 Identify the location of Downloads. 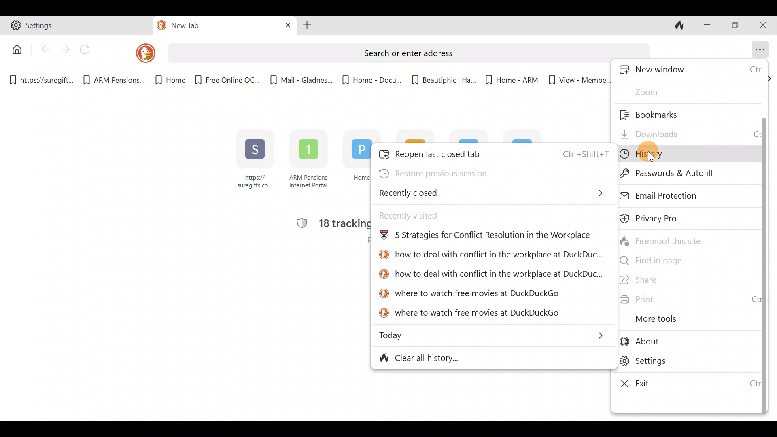
(685, 132).